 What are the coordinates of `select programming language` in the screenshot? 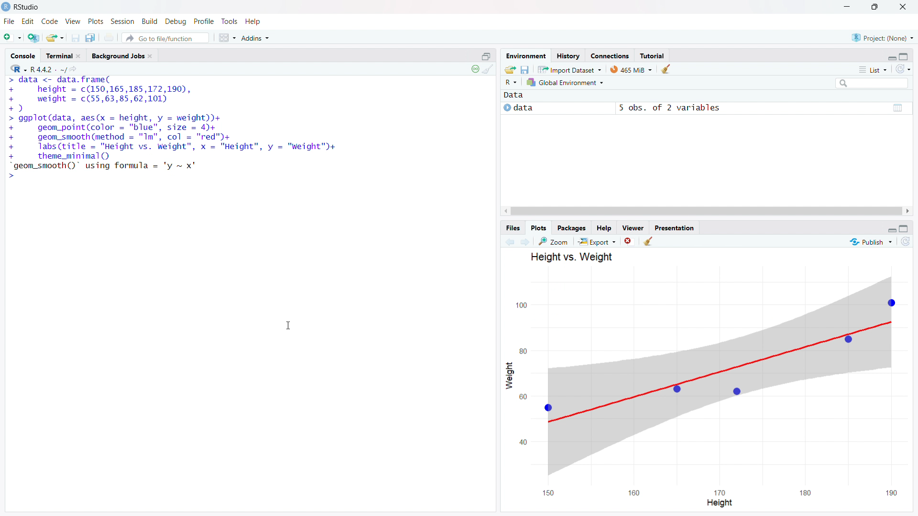 It's located at (18, 68).